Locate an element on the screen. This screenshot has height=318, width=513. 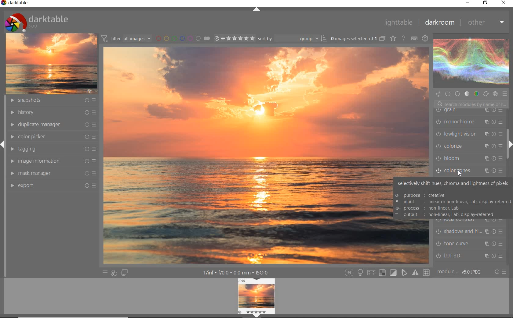
RESET OR PRESET &PREFERENCE is located at coordinates (500, 272).